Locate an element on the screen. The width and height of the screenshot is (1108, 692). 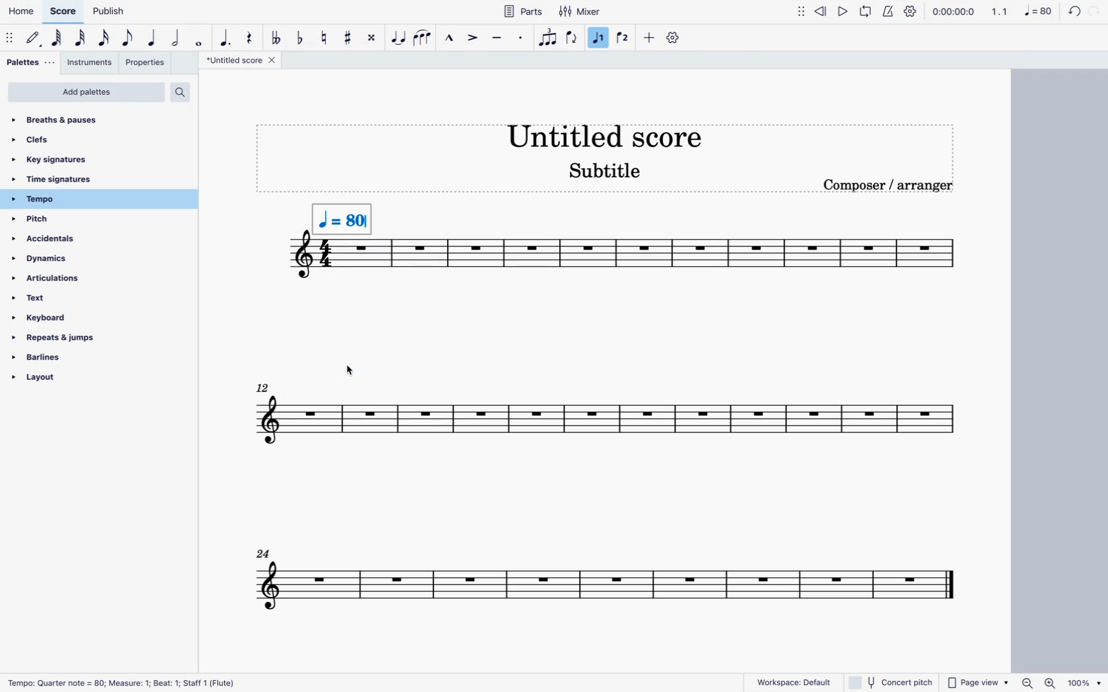
32nd note is located at coordinates (78, 38).